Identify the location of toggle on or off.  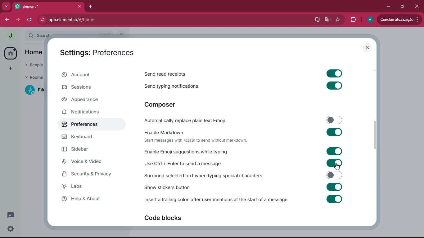
(334, 187).